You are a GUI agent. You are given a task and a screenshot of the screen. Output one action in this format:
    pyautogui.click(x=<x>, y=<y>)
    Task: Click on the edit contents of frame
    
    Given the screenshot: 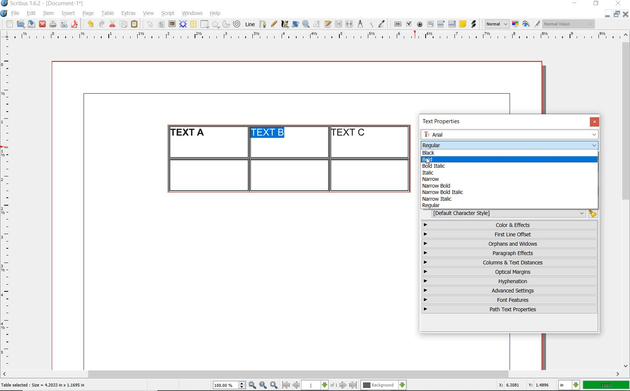 What is the action you would take?
    pyautogui.click(x=317, y=24)
    